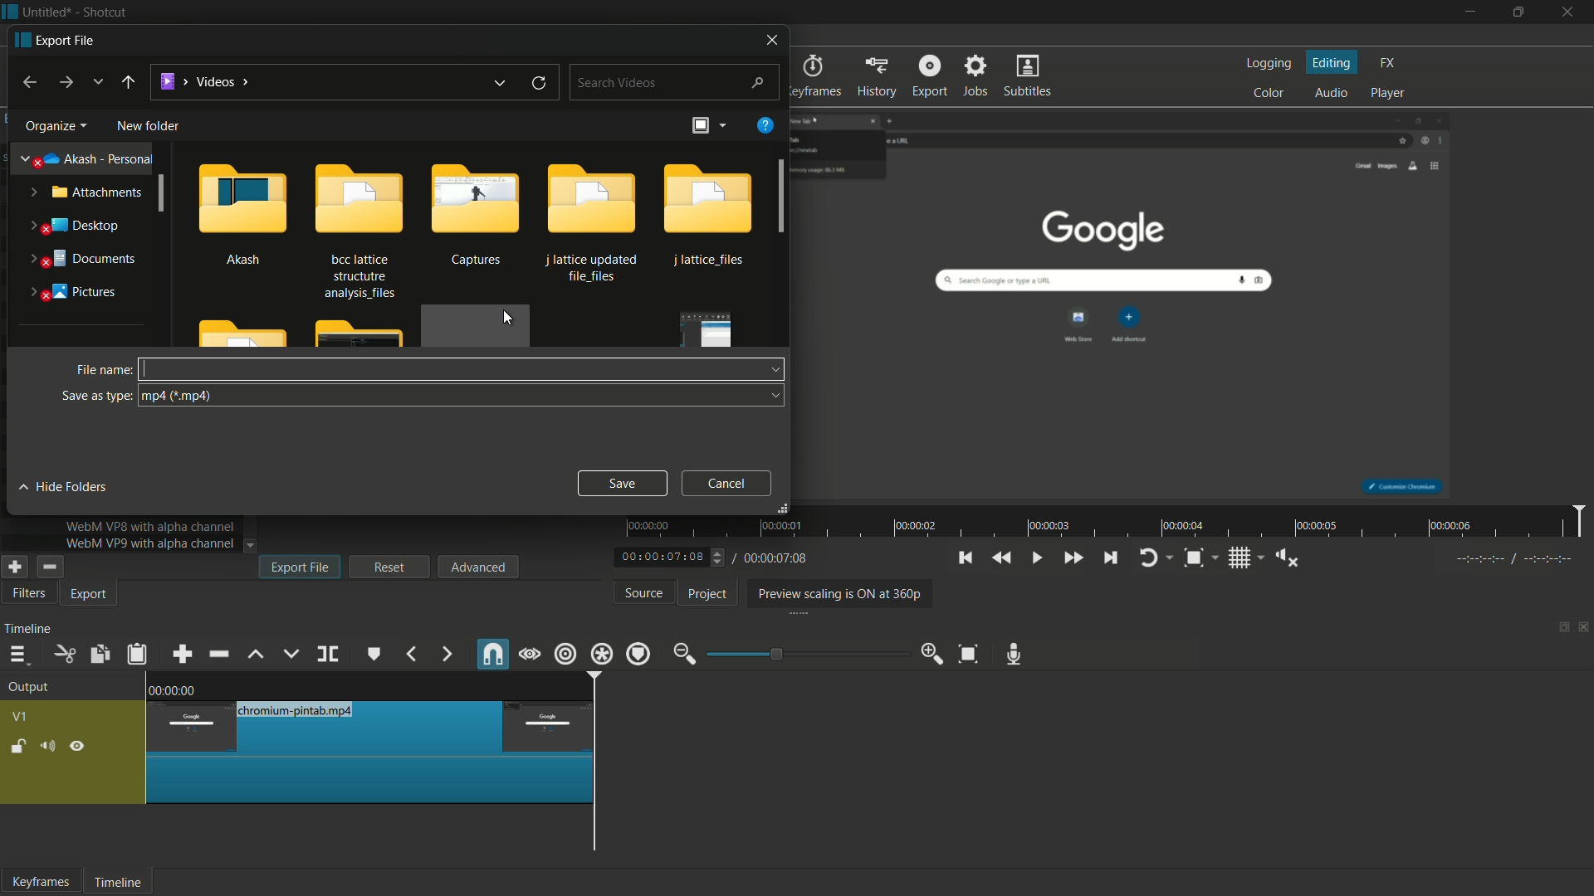  Describe the element at coordinates (178, 688) in the screenshot. I see `0.00` at that location.